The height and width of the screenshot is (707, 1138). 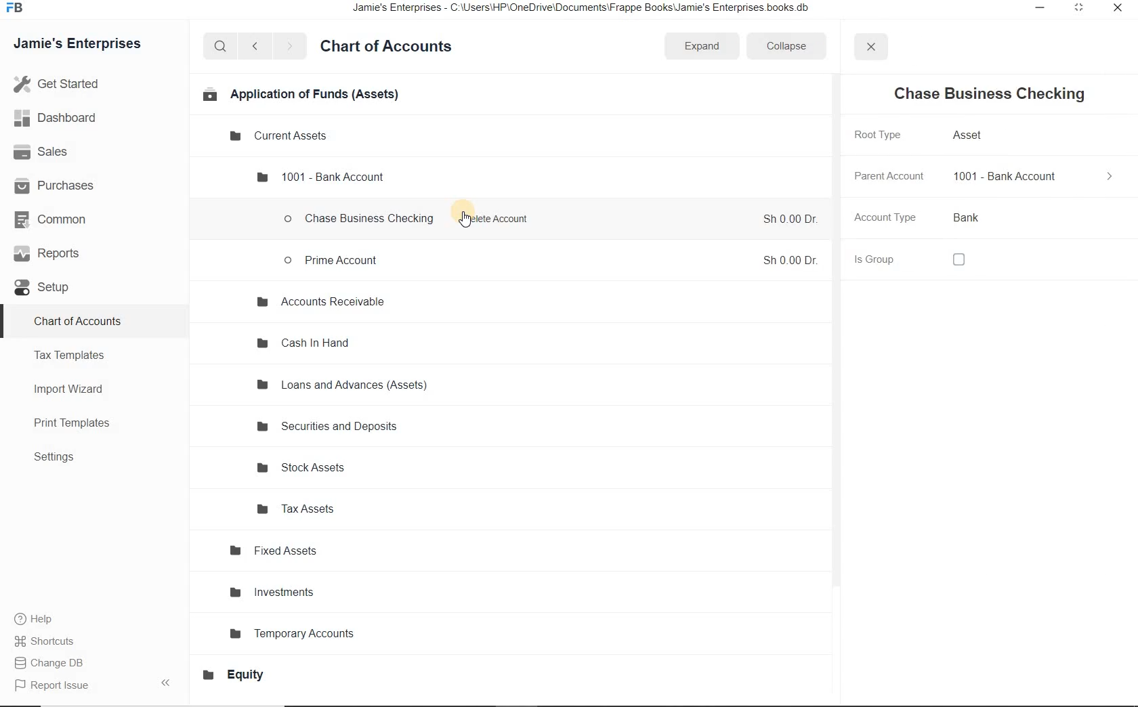 What do you see at coordinates (392, 47) in the screenshot?
I see `Chart of Accounts` at bounding box center [392, 47].